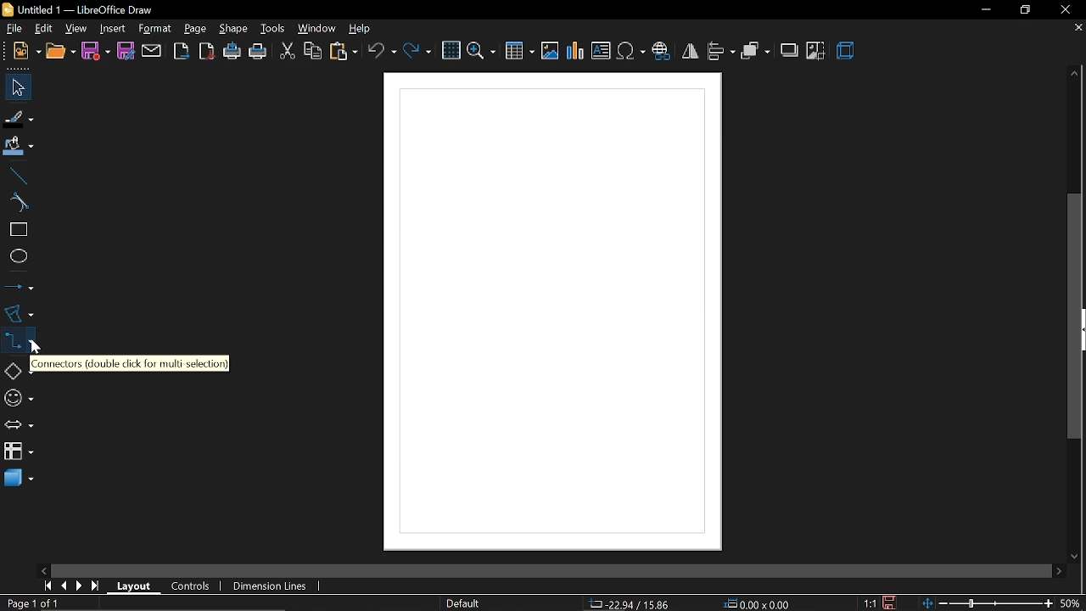 This screenshot has height=611, width=1086. What do you see at coordinates (16, 423) in the screenshot?
I see `arrows` at bounding box center [16, 423].